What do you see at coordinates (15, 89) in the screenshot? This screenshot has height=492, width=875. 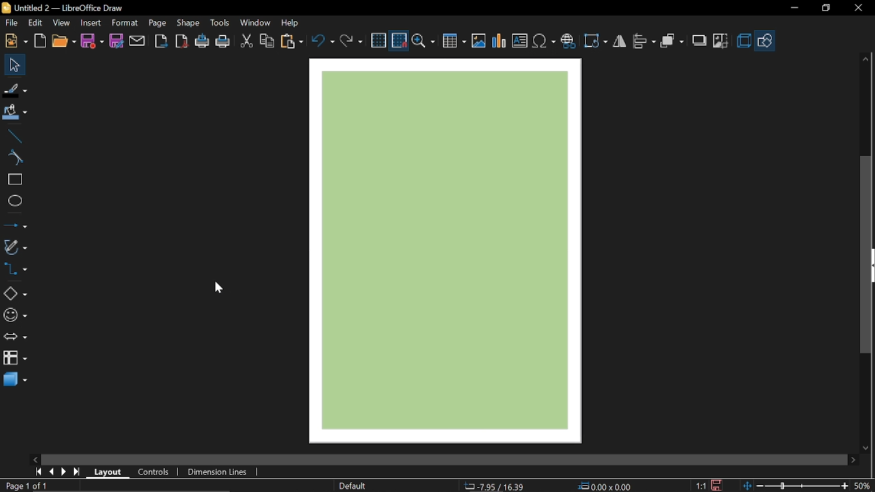 I see `Fill line` at bounding box center [15, 89].